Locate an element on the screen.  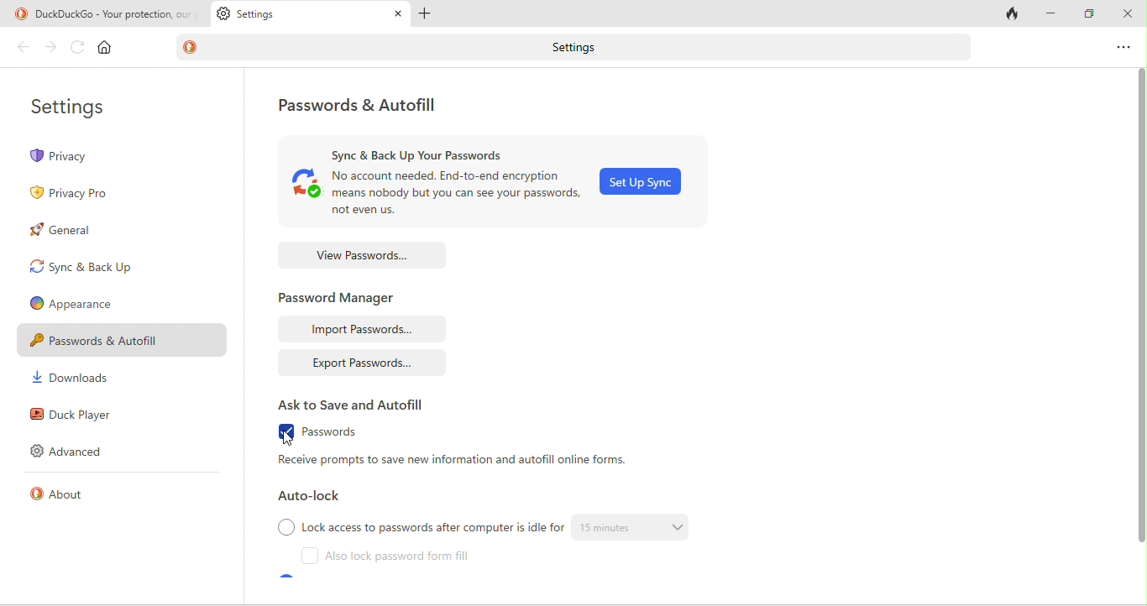
receive prompts to save new information and autofill online forms is located at coordinates (460, 462).